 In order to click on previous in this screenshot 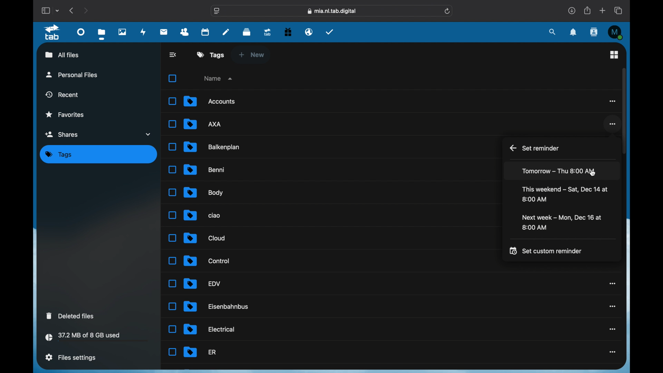, I will do `click(72, 10)`.